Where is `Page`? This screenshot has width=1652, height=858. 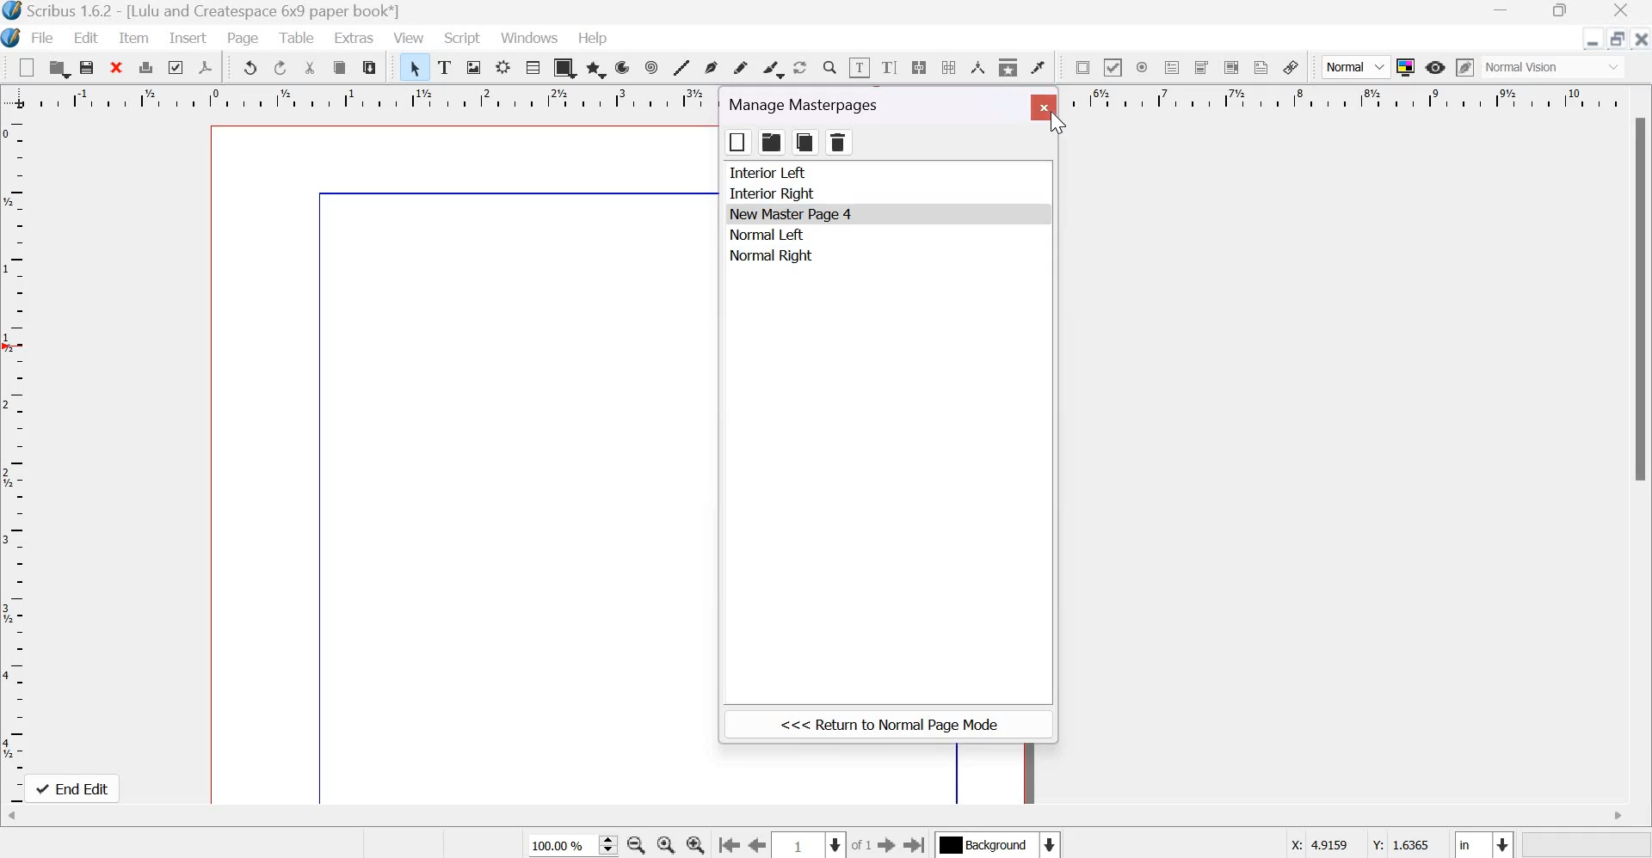
Page is located at coordinates (243, 39).